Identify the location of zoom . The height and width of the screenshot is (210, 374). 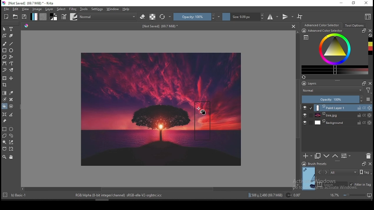
(350, 195).